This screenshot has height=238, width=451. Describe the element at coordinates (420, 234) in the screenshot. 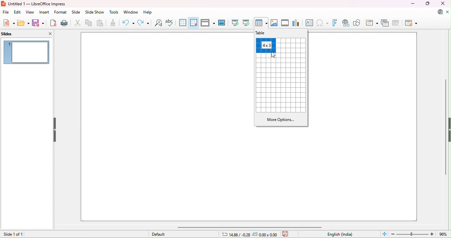

I see `zoom` at that location.